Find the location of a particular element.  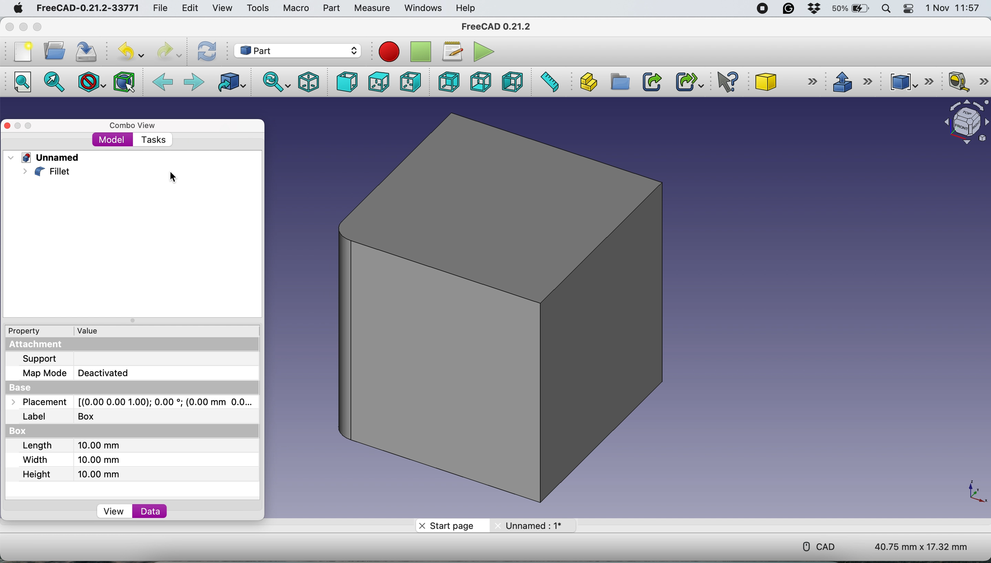

front is located at coordinates (347, 82).